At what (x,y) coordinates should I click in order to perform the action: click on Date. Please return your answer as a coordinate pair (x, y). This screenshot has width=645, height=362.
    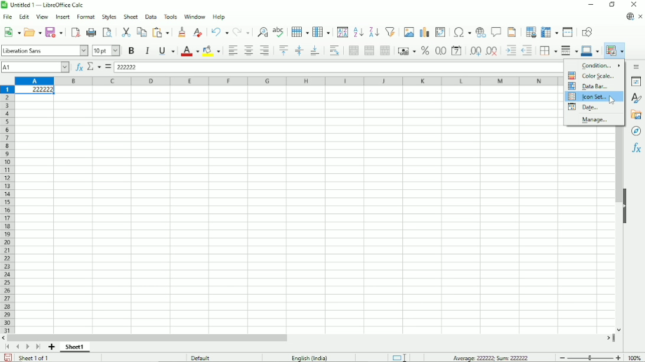
    Looking at the image, I should click on (587, 108).